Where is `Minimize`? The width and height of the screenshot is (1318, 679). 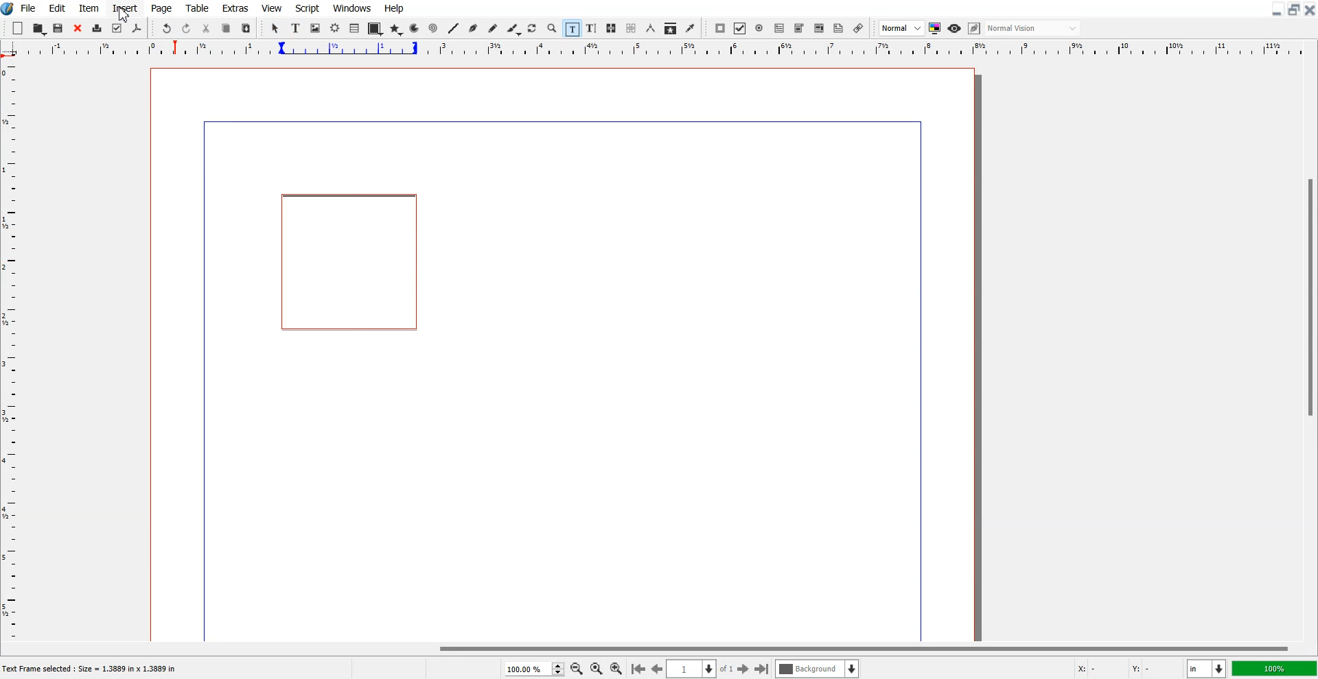
Minimize is located at coordinates (1277, 9).